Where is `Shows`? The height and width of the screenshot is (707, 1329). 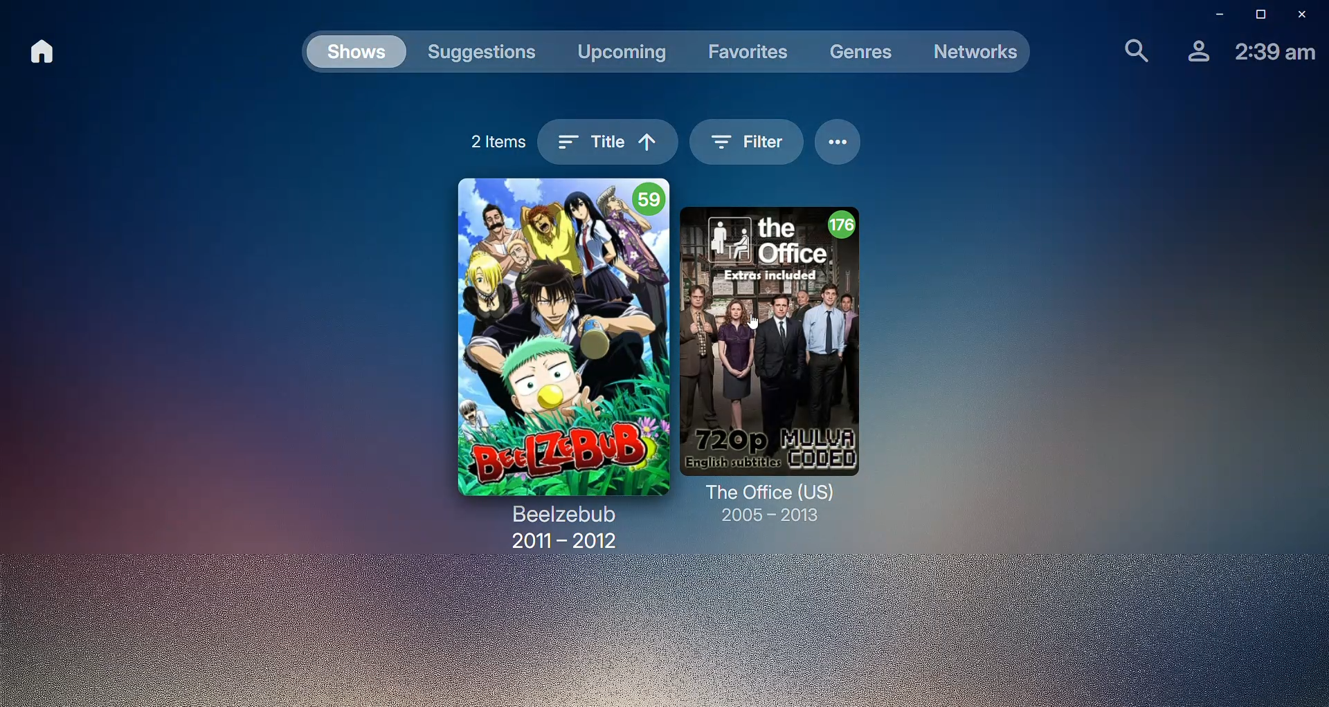
Shows is located at coordinates (359, 53).